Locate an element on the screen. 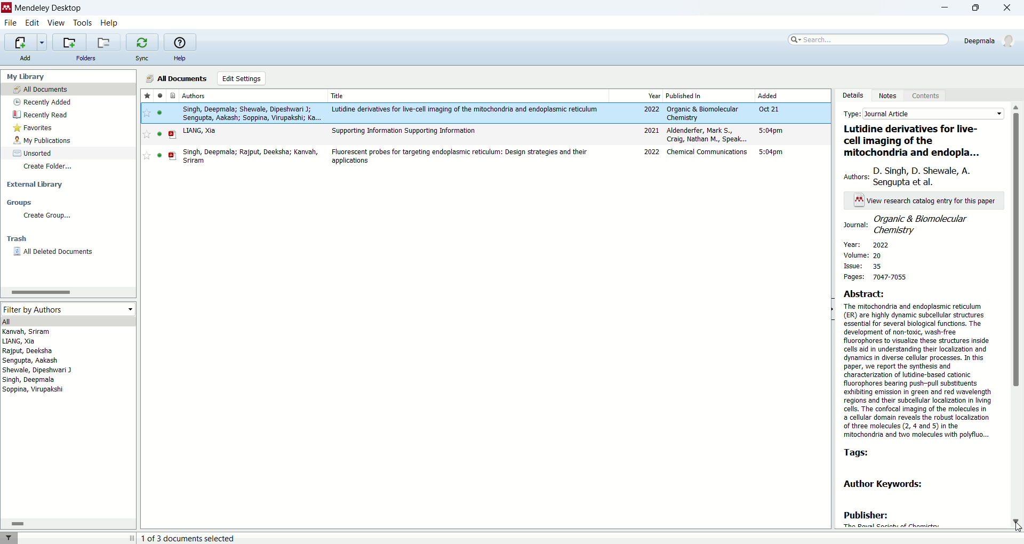 This screenshot has width=1024, height=544. tags: is located at coordinates (867, 454).